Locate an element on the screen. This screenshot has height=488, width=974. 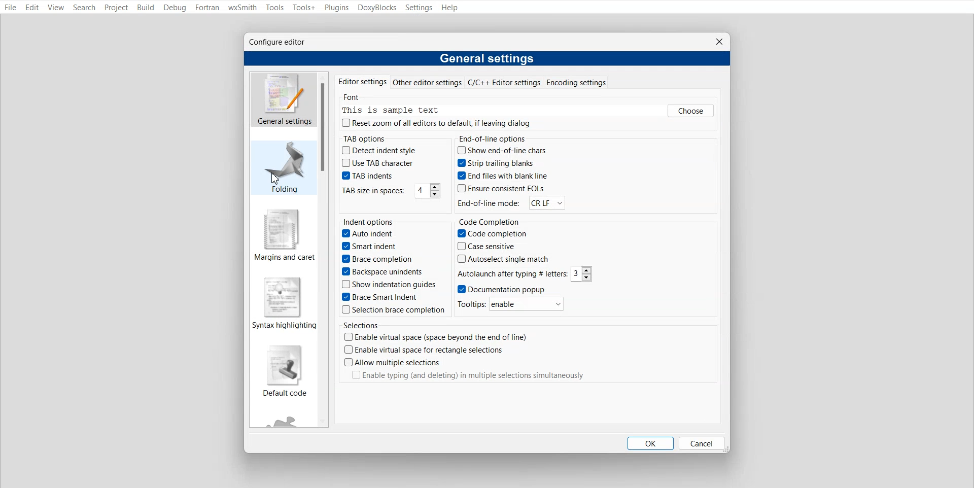
General Settings is located at coordinates (284, 99).